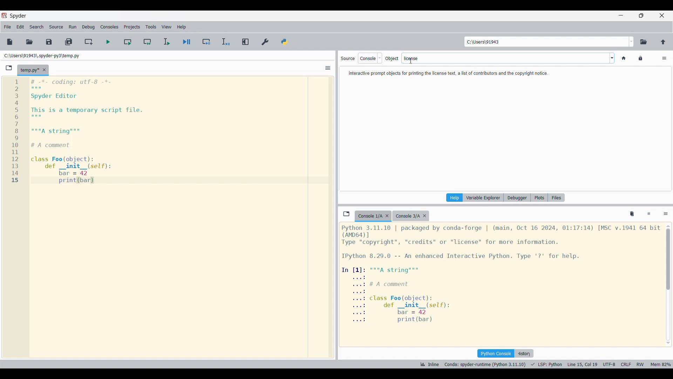  Describe the element at coordinates (9, 68) in the screenshot. I see `Browse tabs` at that location.